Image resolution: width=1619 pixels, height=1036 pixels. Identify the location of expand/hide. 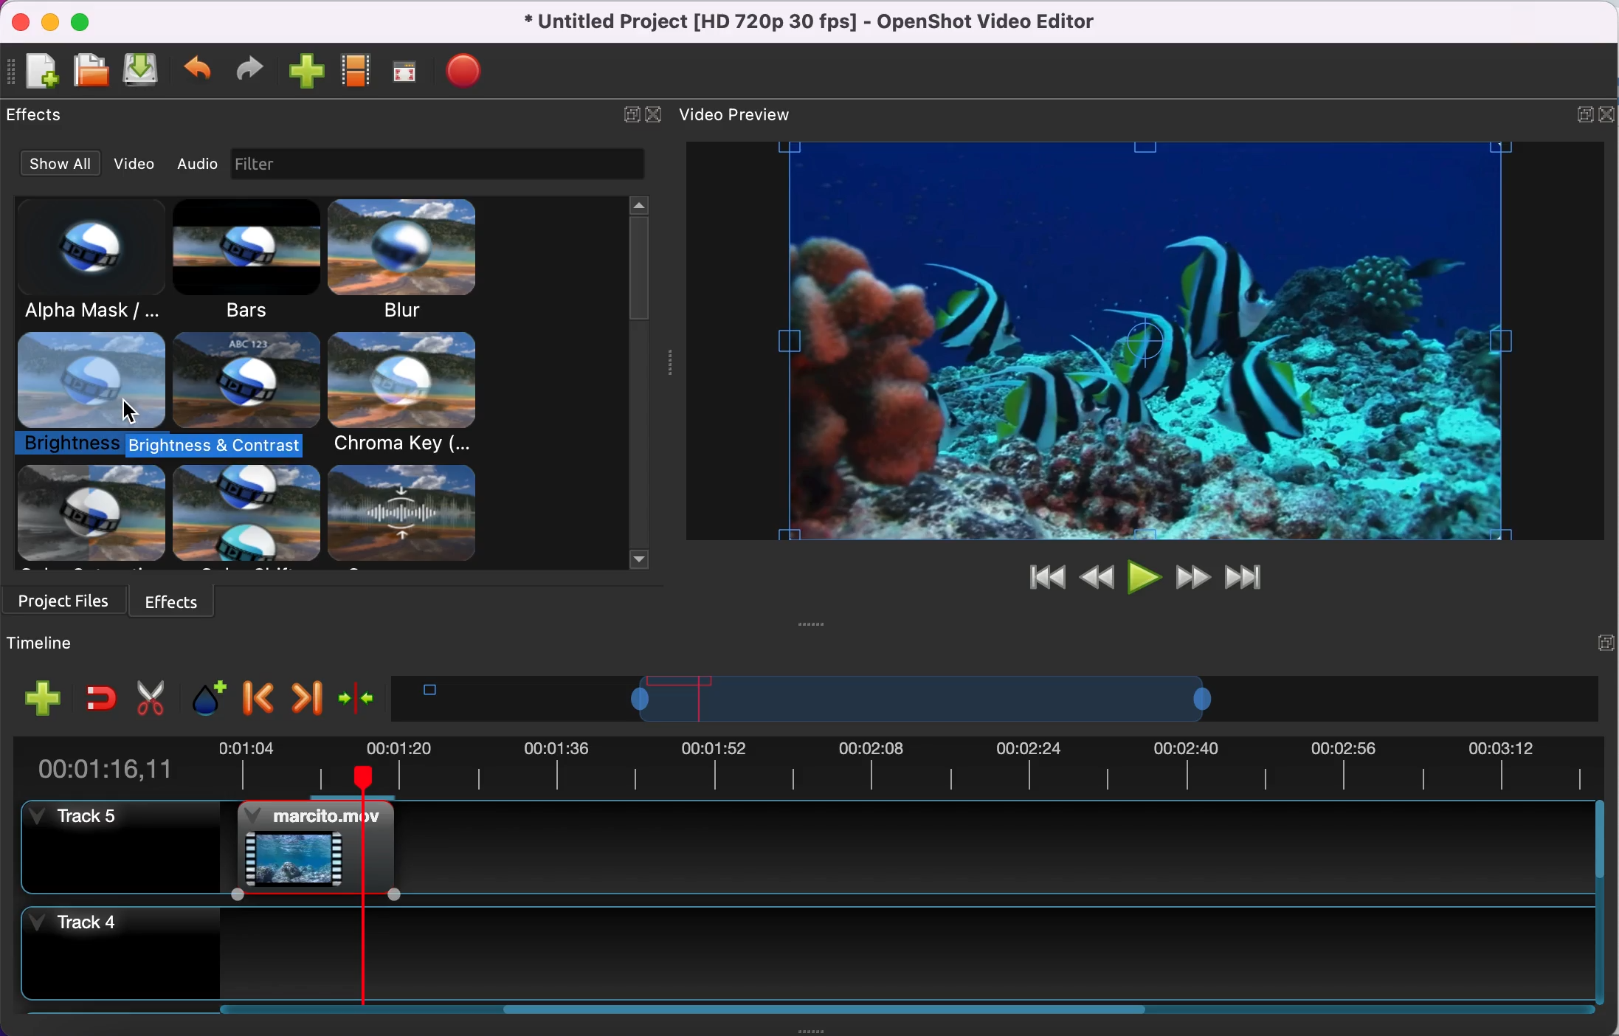
(1581, 113).